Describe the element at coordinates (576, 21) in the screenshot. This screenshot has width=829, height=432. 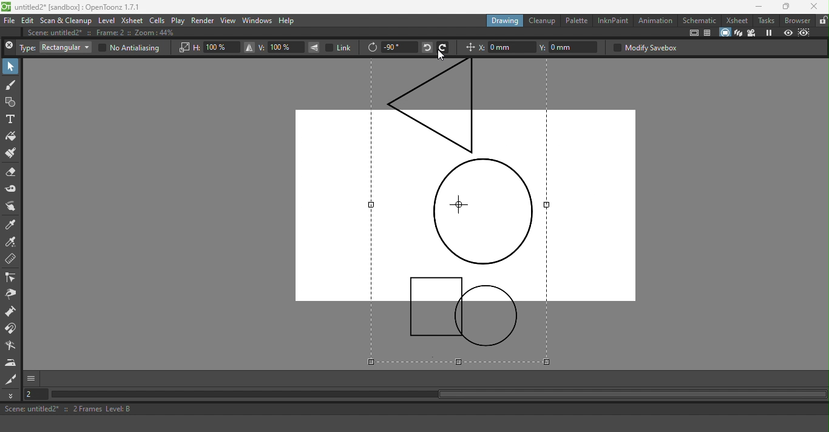
I see `Palette` at that location.